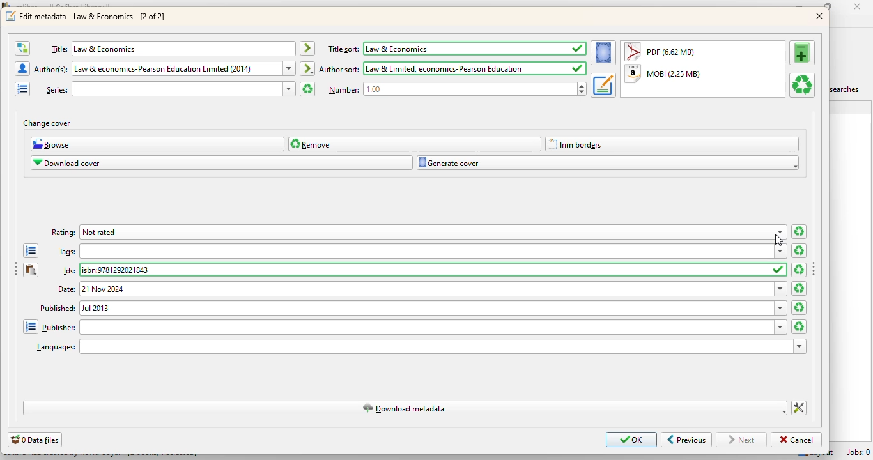 This screenshot has width=873, height=460. Describe the element at coordinates (798, 250) in the screenshot. I see `clear all tags` at that location.